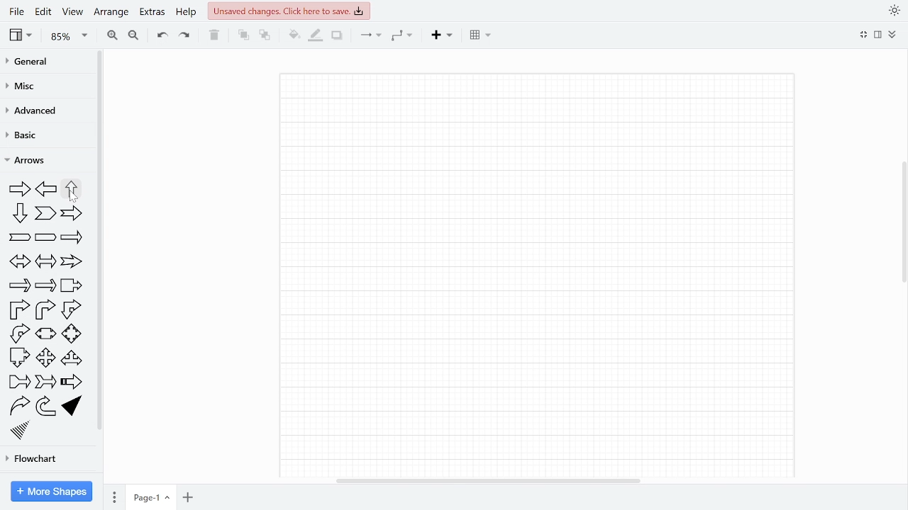 Image resolution: width=908 pixels, height=510 pixels. Describe the element at coordinates (864, 35) in the screenshot. I see `Minimize` at that location.